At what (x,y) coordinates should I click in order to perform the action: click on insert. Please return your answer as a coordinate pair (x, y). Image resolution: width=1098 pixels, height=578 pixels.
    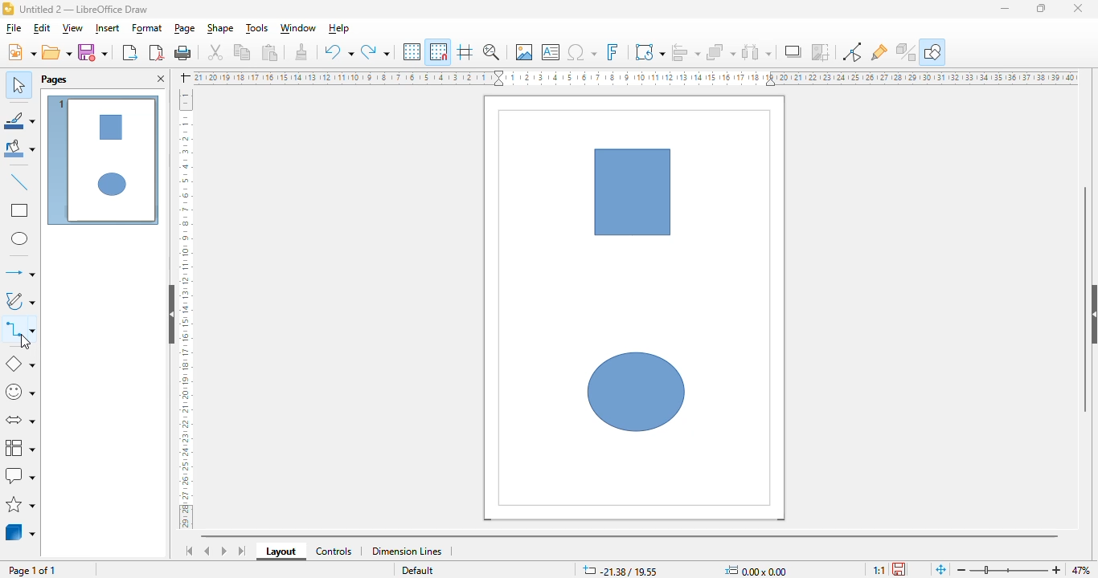
    Looking at the image, I should click on (107, 28).